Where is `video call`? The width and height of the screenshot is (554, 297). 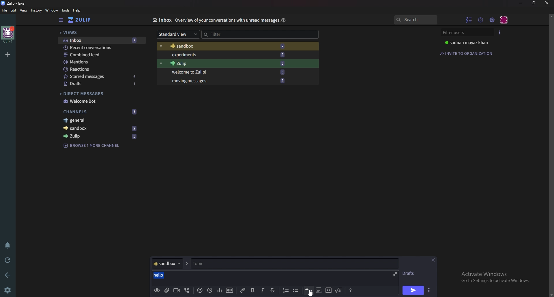 video call is located at coordinates (177, 290).